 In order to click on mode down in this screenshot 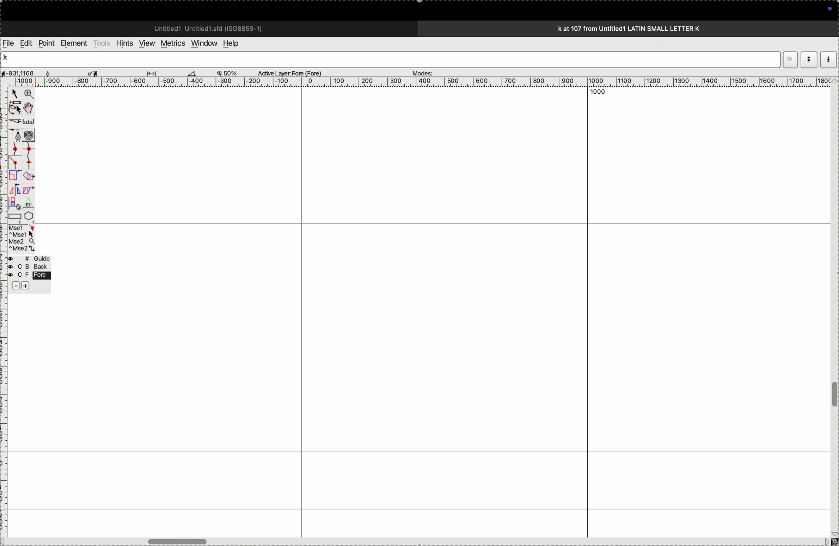, I will do `click(829, 59)`.